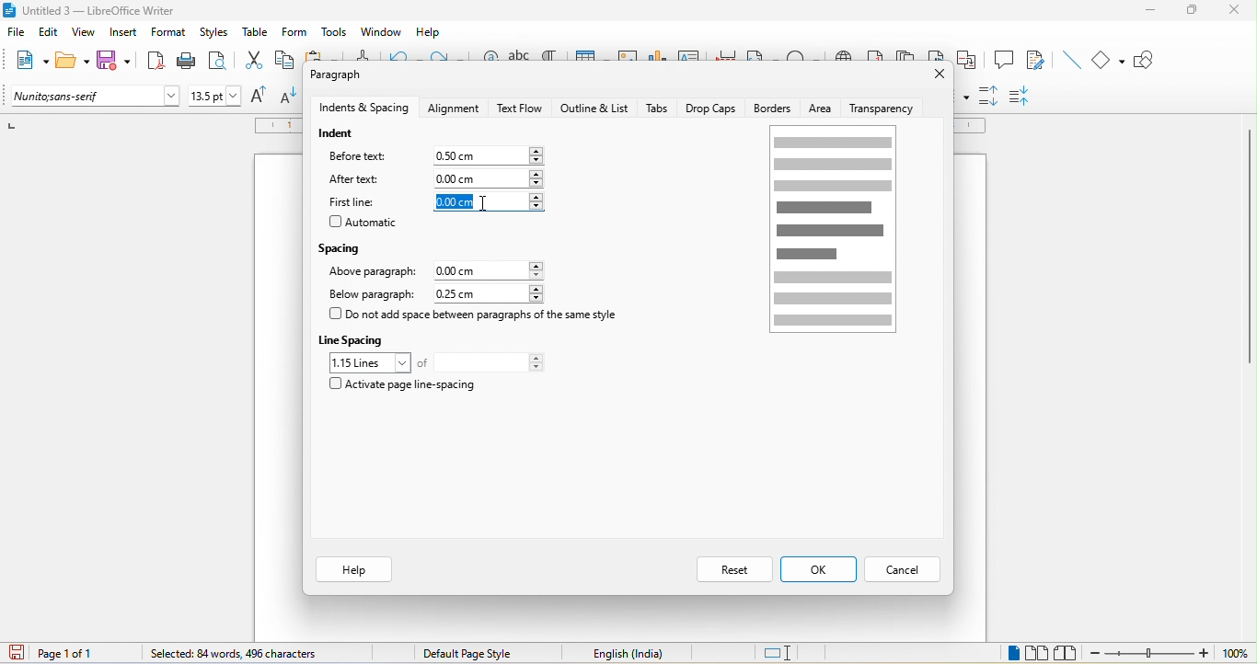 The height and width of the screenshot is (664, 1257). Describe the element at coordinates (374, 224) in the screenshot. I see `automatic` at that location.